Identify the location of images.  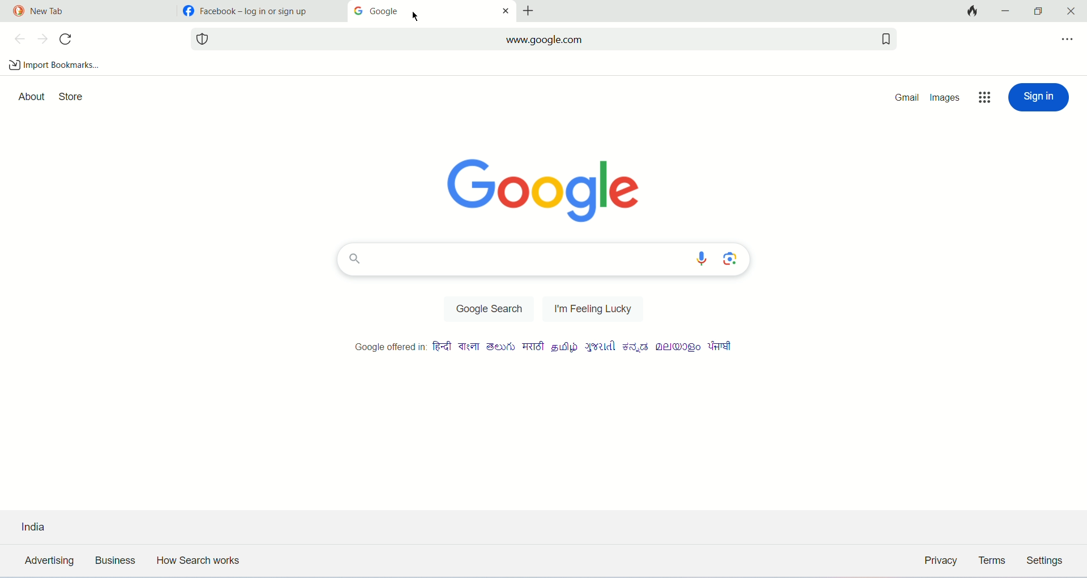
(945, 97).